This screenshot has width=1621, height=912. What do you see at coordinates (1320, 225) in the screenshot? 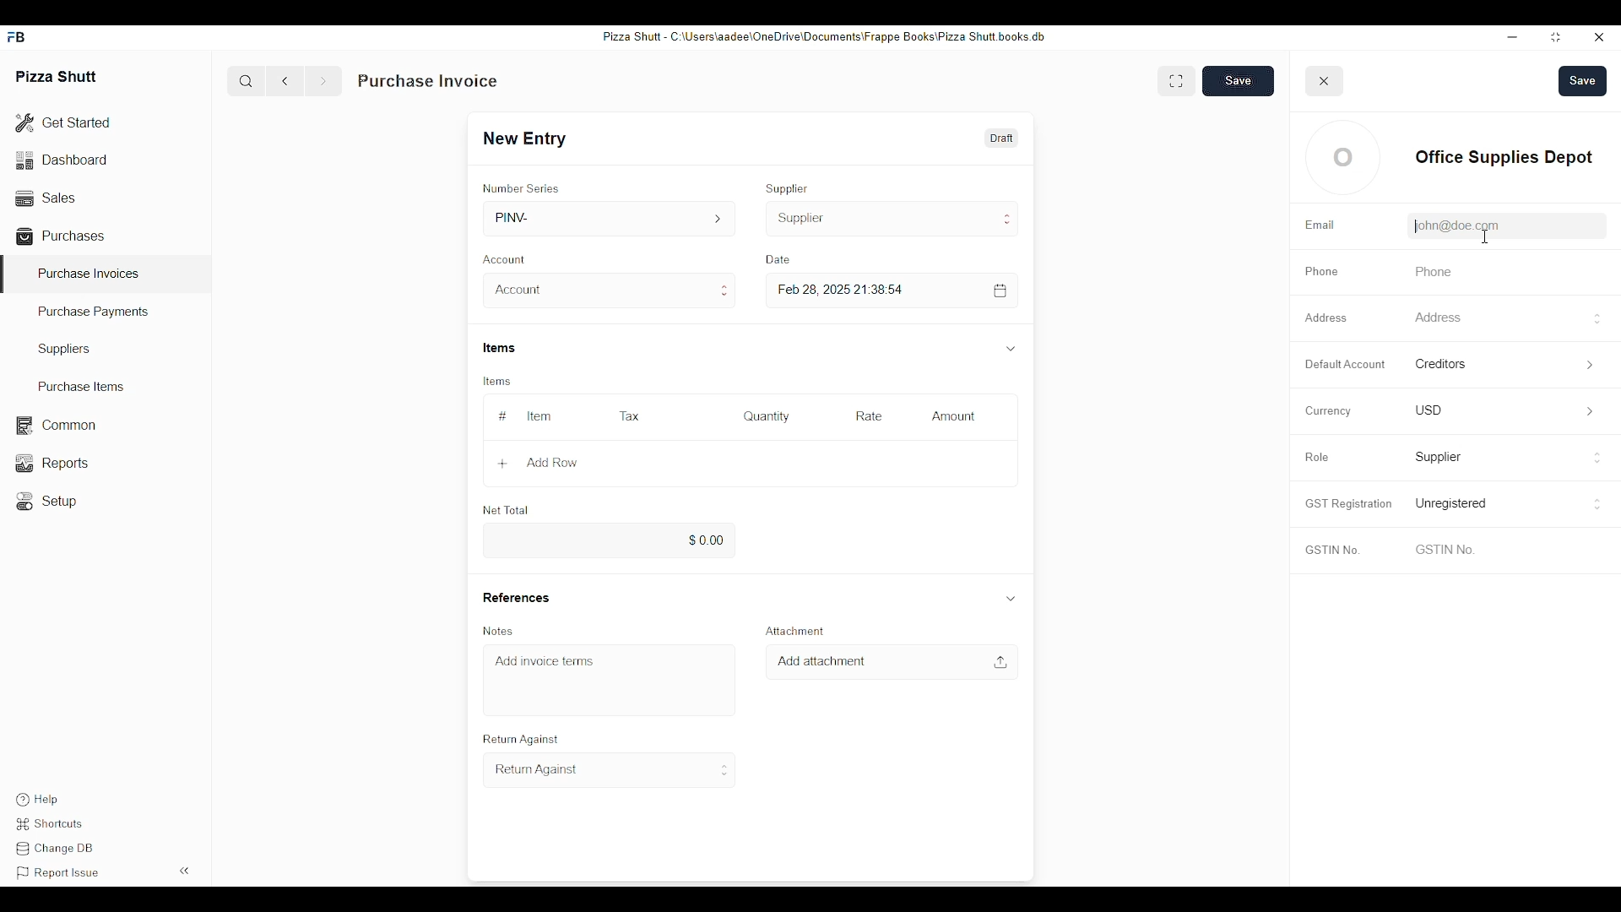
I see `Email` at bounding box center [1320, 225].